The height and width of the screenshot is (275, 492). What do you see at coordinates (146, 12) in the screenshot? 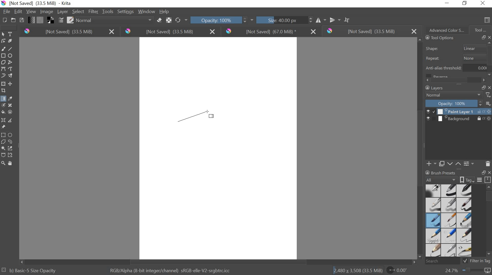
I see `WINDOW` at bounding box center [146, 12].